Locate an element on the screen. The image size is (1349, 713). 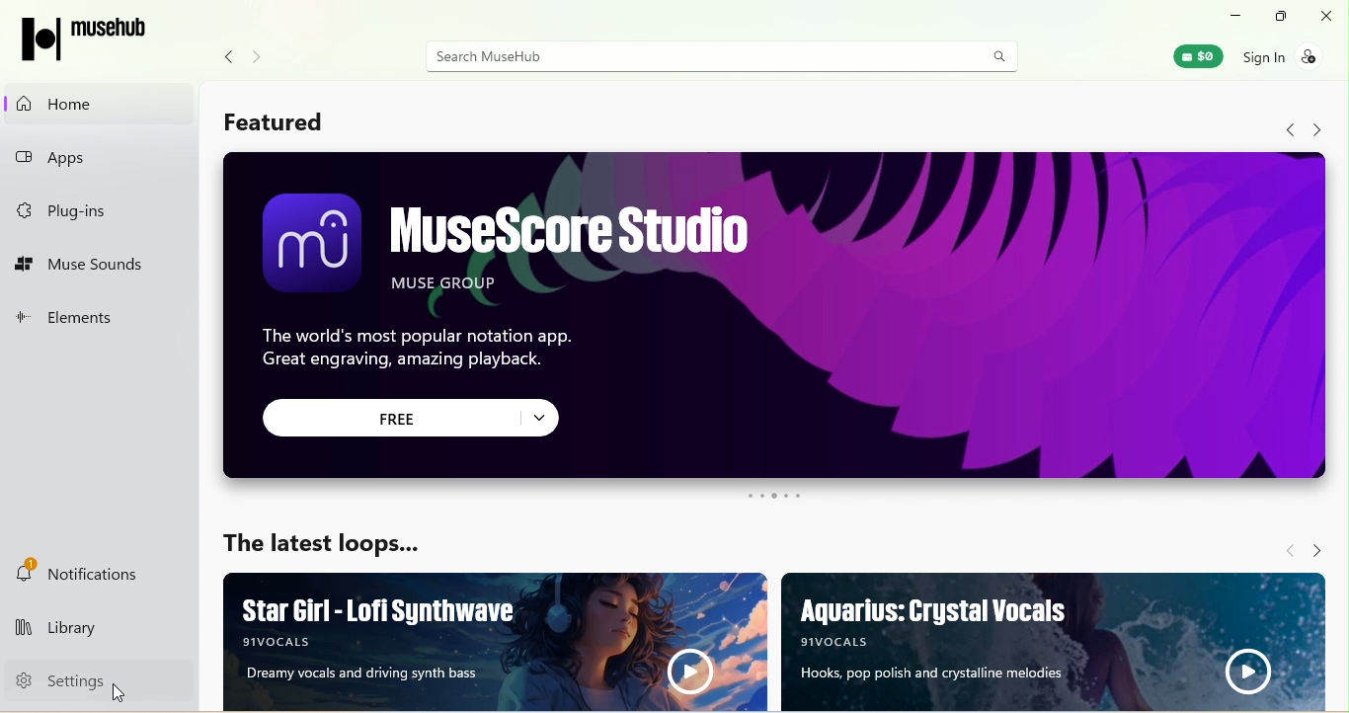
Play is located at coordinates (687, 672).